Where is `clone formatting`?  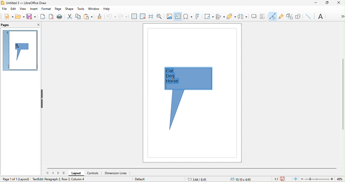
clone formatting is located at coordinates (98, 17).